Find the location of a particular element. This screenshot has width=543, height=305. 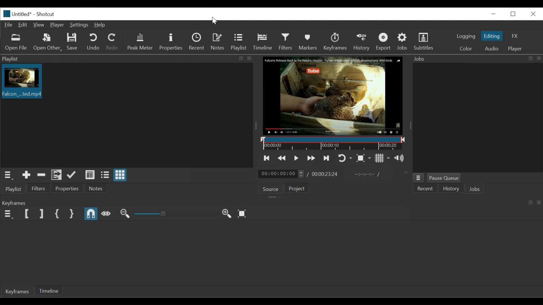

Zoom keyframe out is located at coordinates (125, 214).